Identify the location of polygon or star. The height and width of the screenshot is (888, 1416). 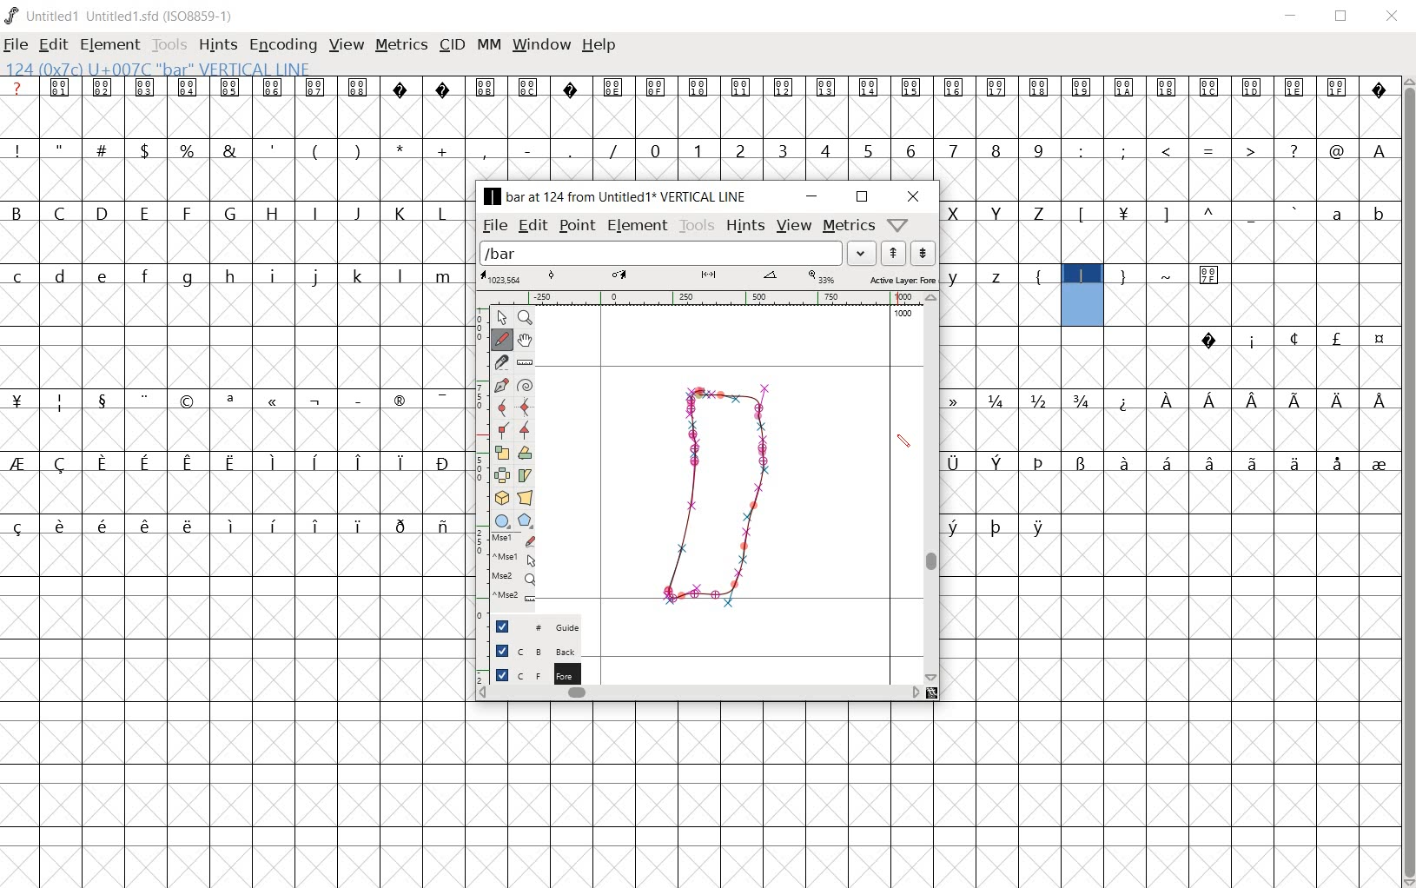
(527, 520).